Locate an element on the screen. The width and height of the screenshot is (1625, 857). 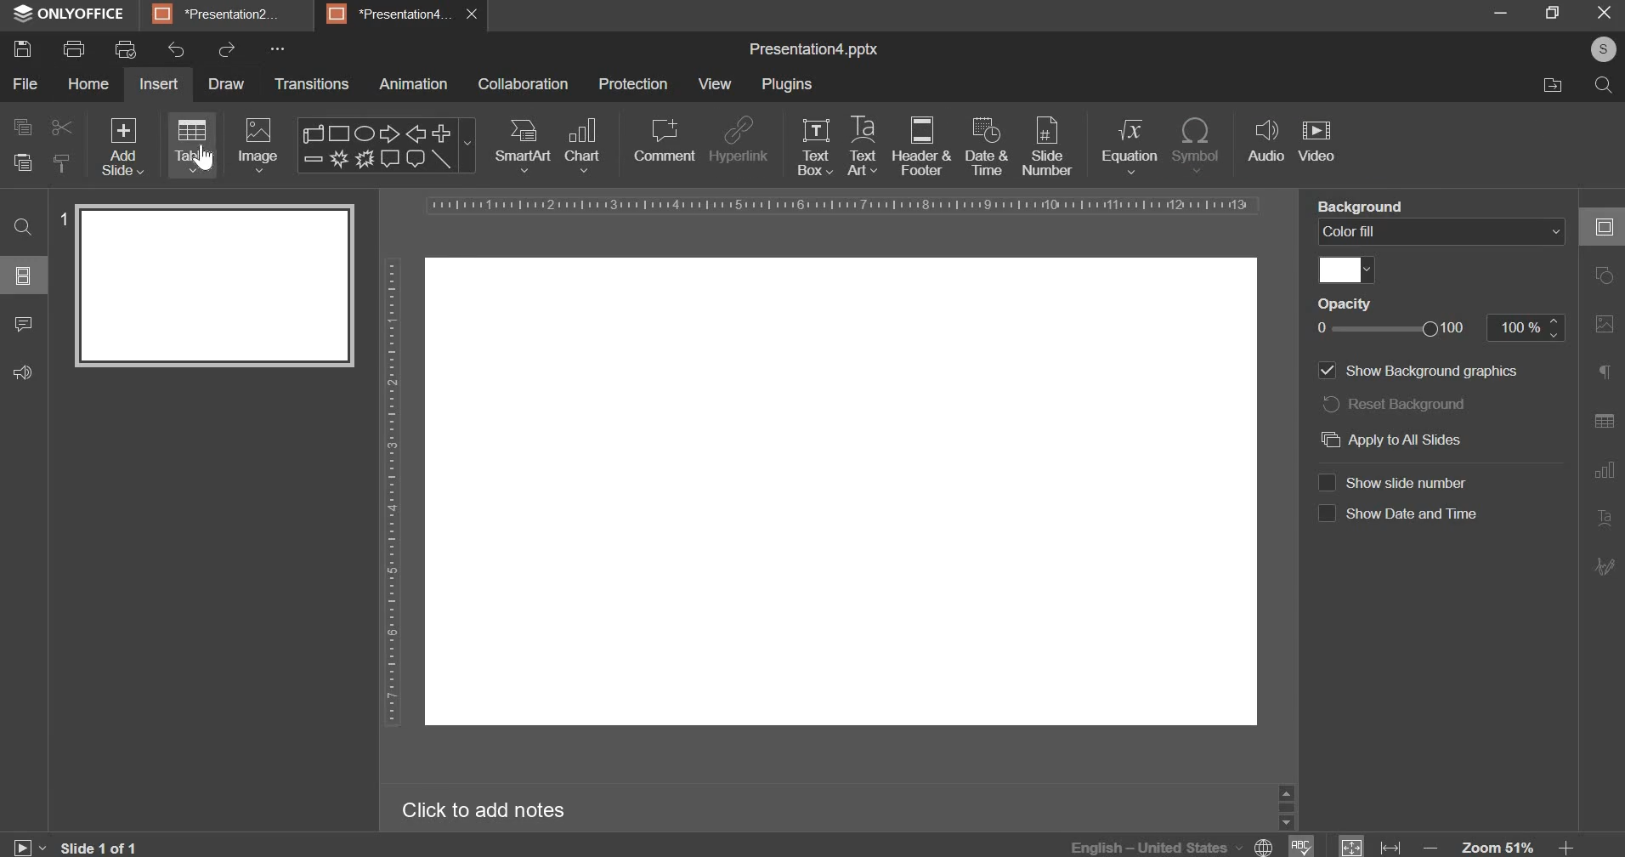
show slide number is located at coordinates (1392, 481).